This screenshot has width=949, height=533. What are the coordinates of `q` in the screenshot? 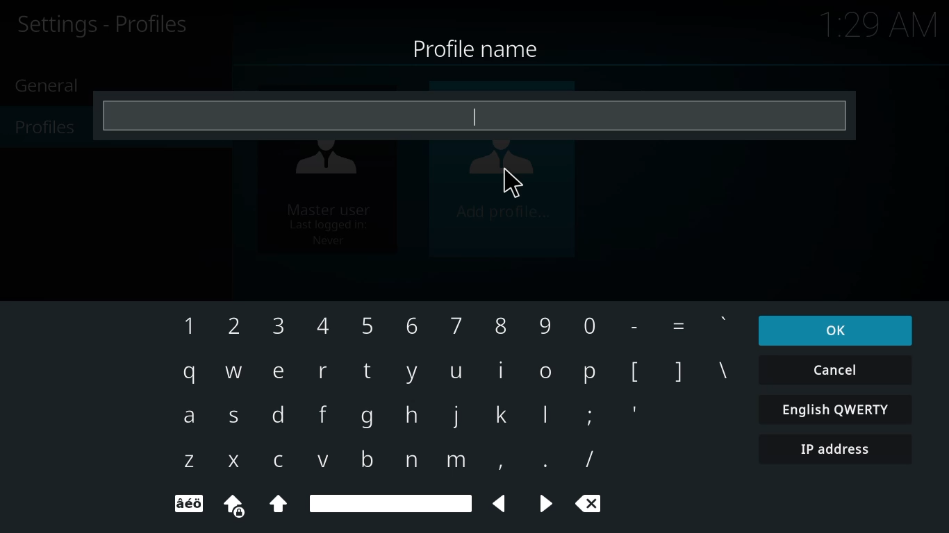 It's located at (183, 374).